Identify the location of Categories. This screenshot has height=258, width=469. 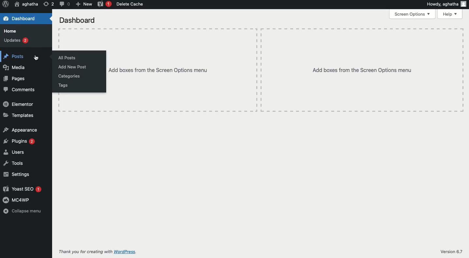
(71, 76).